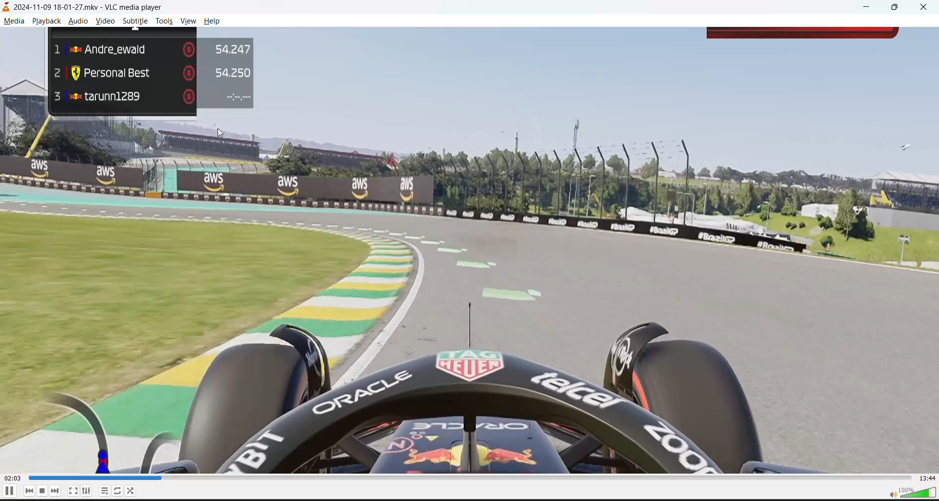 This screenshot has width=939, height=501. I want to click on toggle fullscreen, so click(73, 490).